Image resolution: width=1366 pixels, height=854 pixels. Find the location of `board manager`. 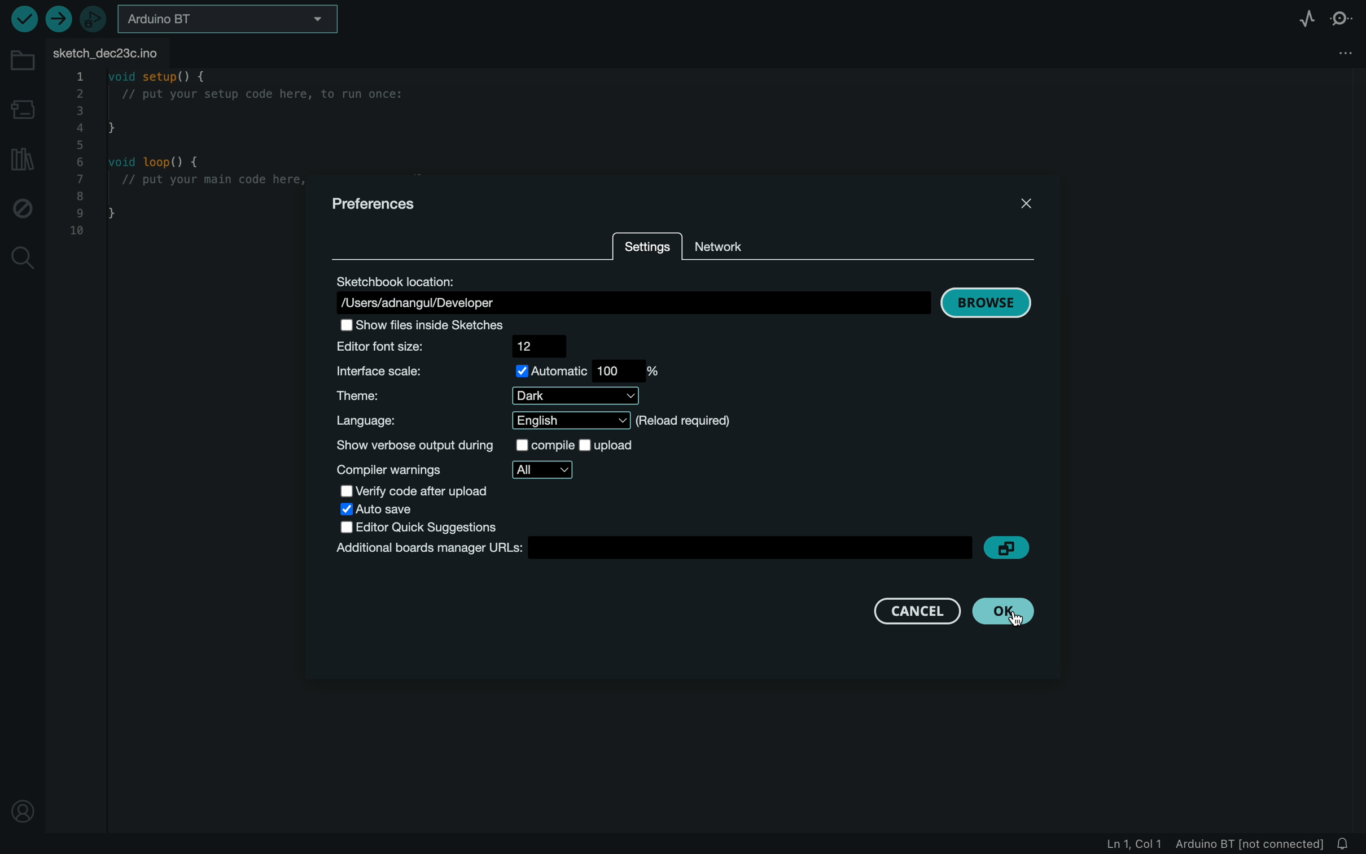

board manager is located at coordinates (650, 547).